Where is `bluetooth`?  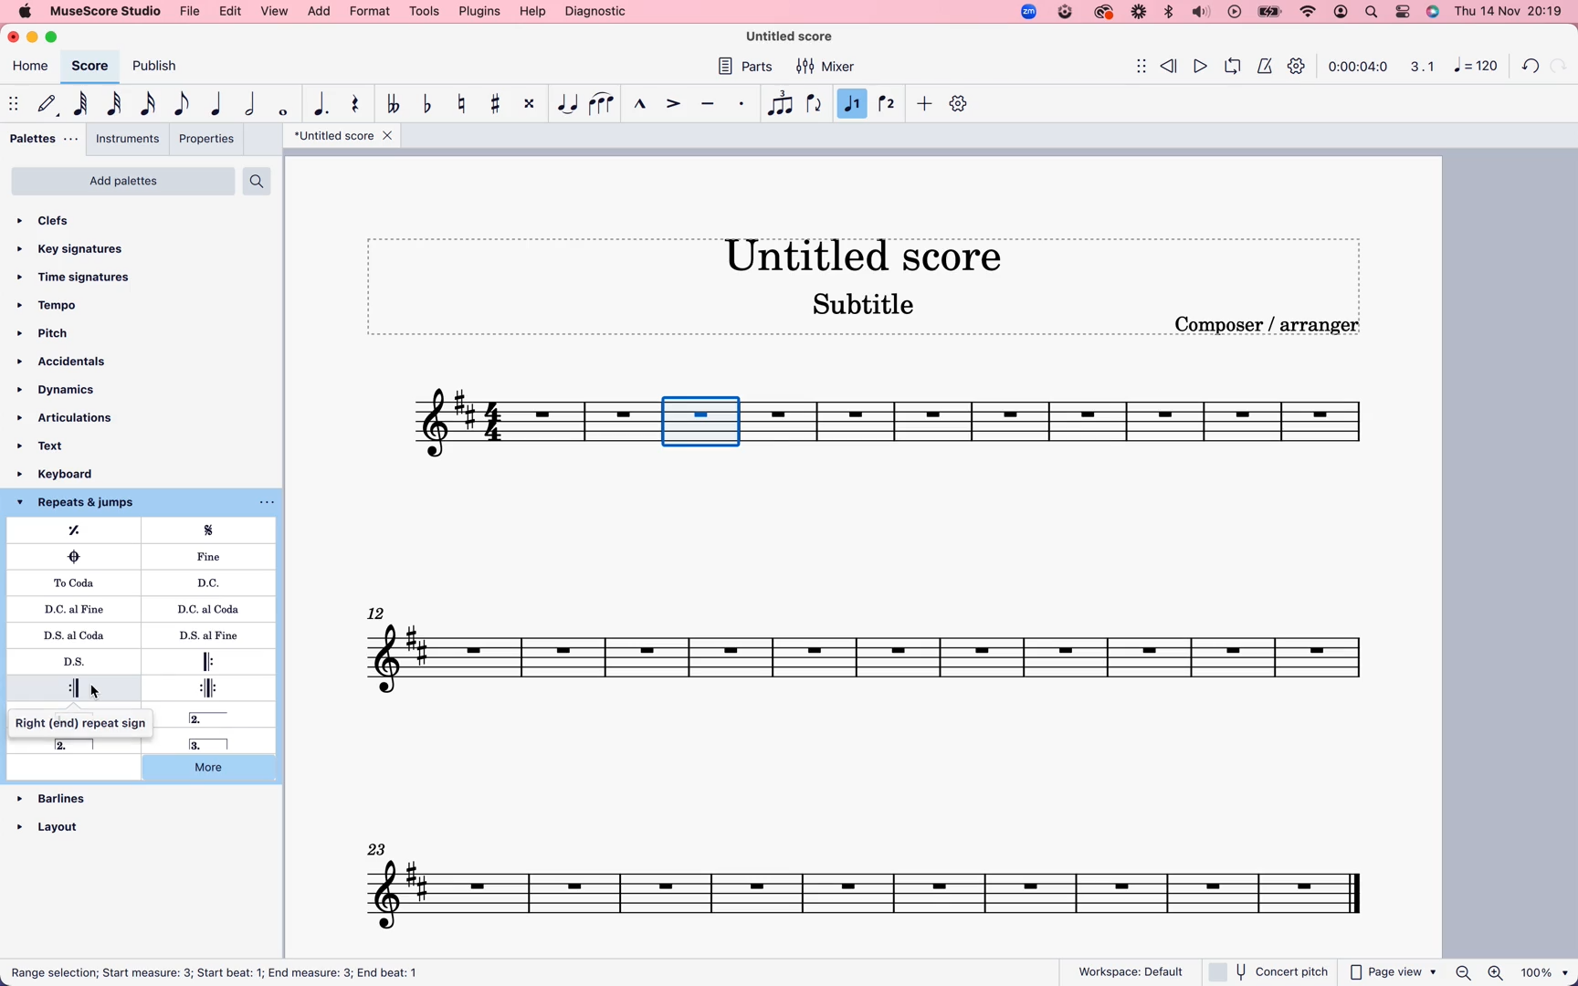
bluetooth is located at coordinates (1167, 13).